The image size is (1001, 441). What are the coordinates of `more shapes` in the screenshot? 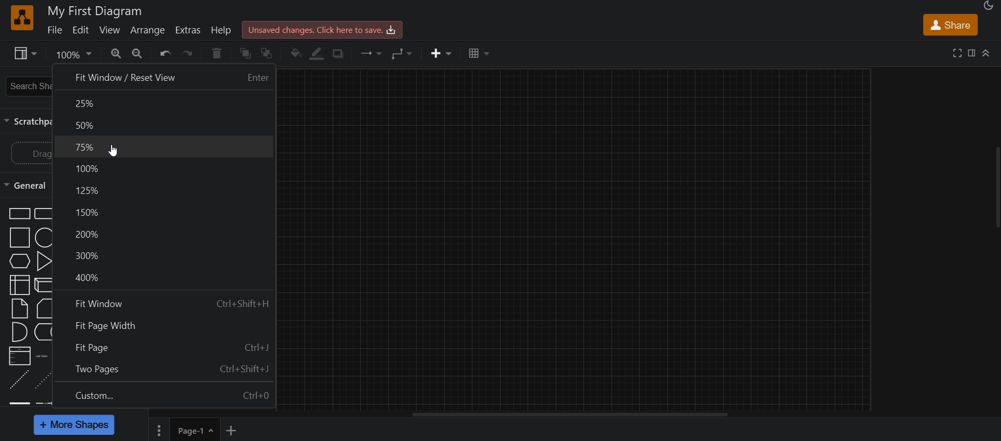 It's located at (75, 425).